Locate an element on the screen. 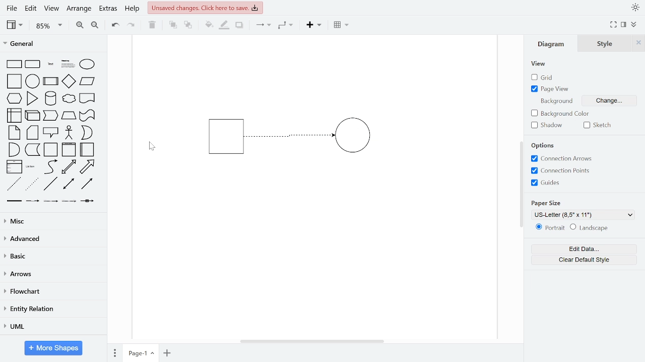  dashed line is located at coordinates (14, 185).